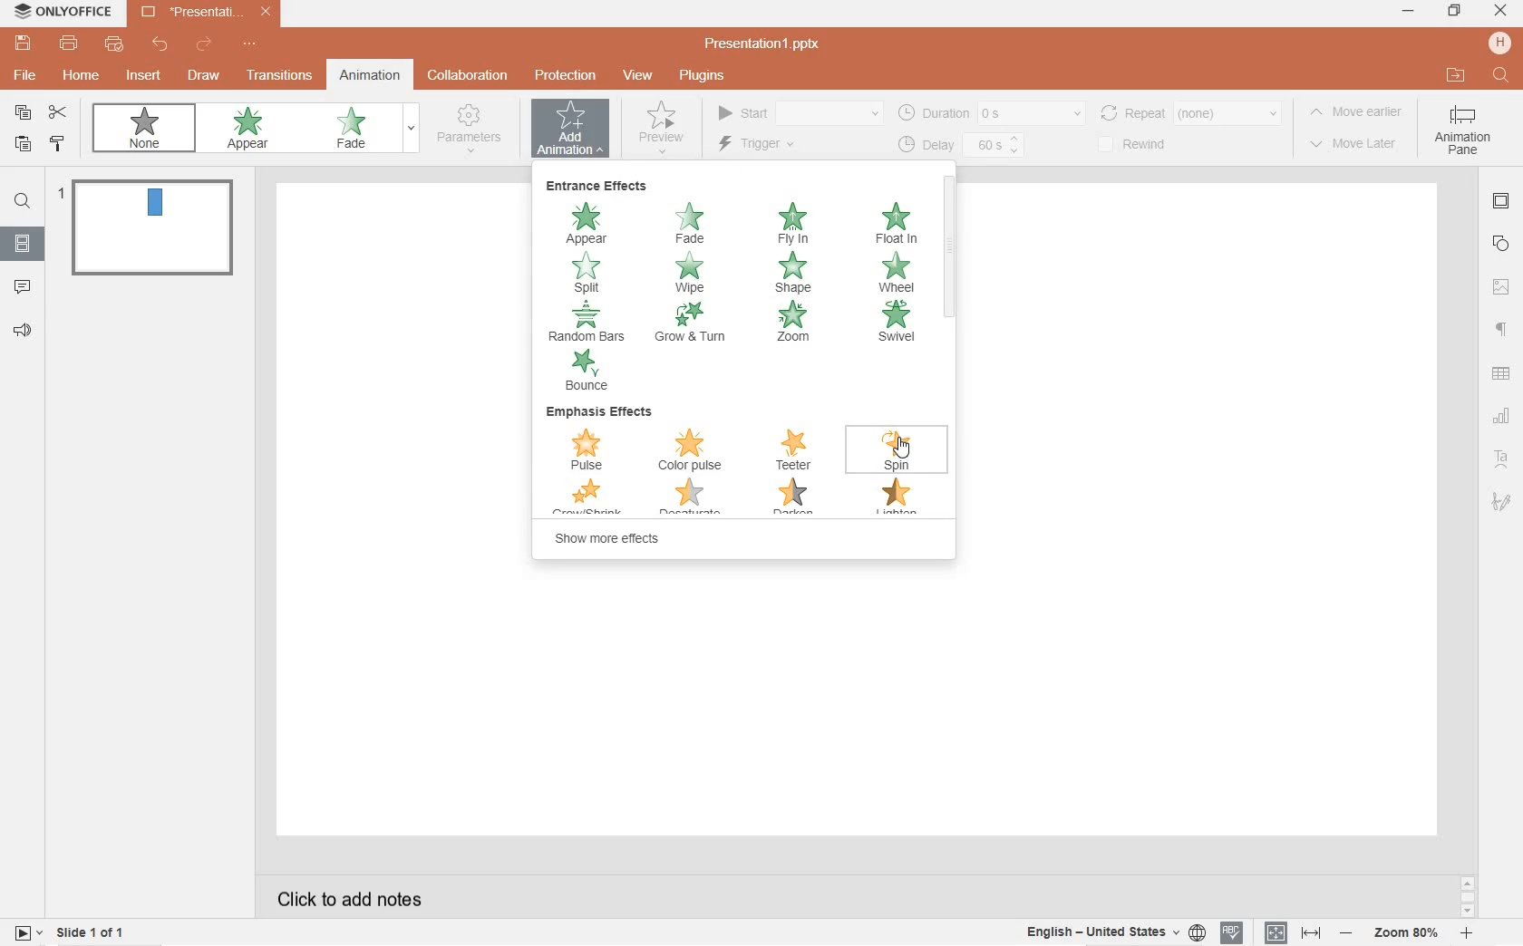 This screenshot has height=946, width=1523. What do you see at coordinates (1466, 896) in the screenshot?
I see `scrollbar` at bounding box center [1466, 896].